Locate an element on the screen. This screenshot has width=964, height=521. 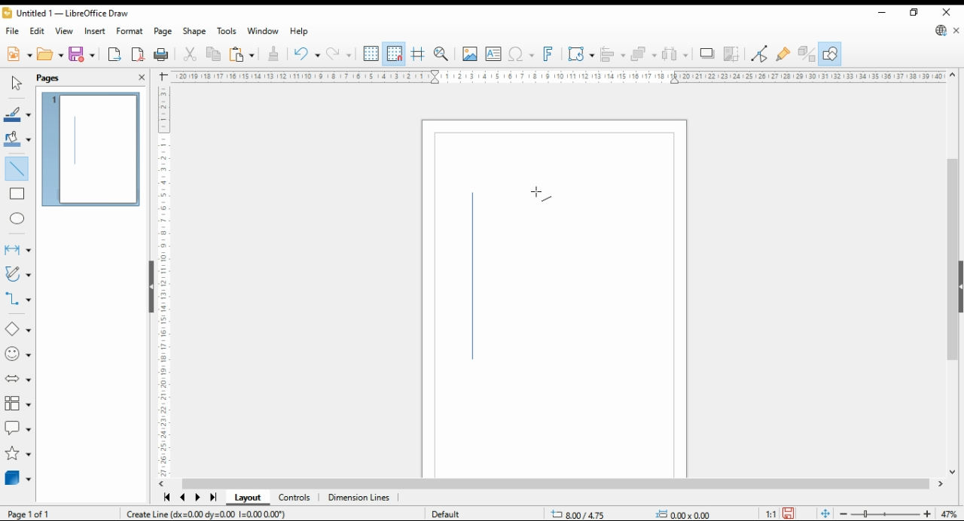
stars and banners is located at coordinates (17, 455).